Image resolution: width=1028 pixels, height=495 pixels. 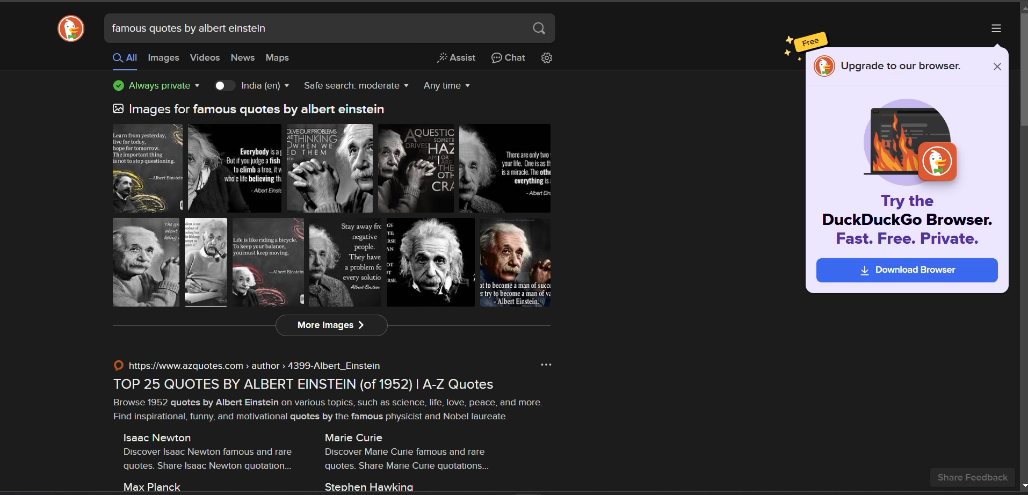 I want to click on maps, so click(x=279, y=57).